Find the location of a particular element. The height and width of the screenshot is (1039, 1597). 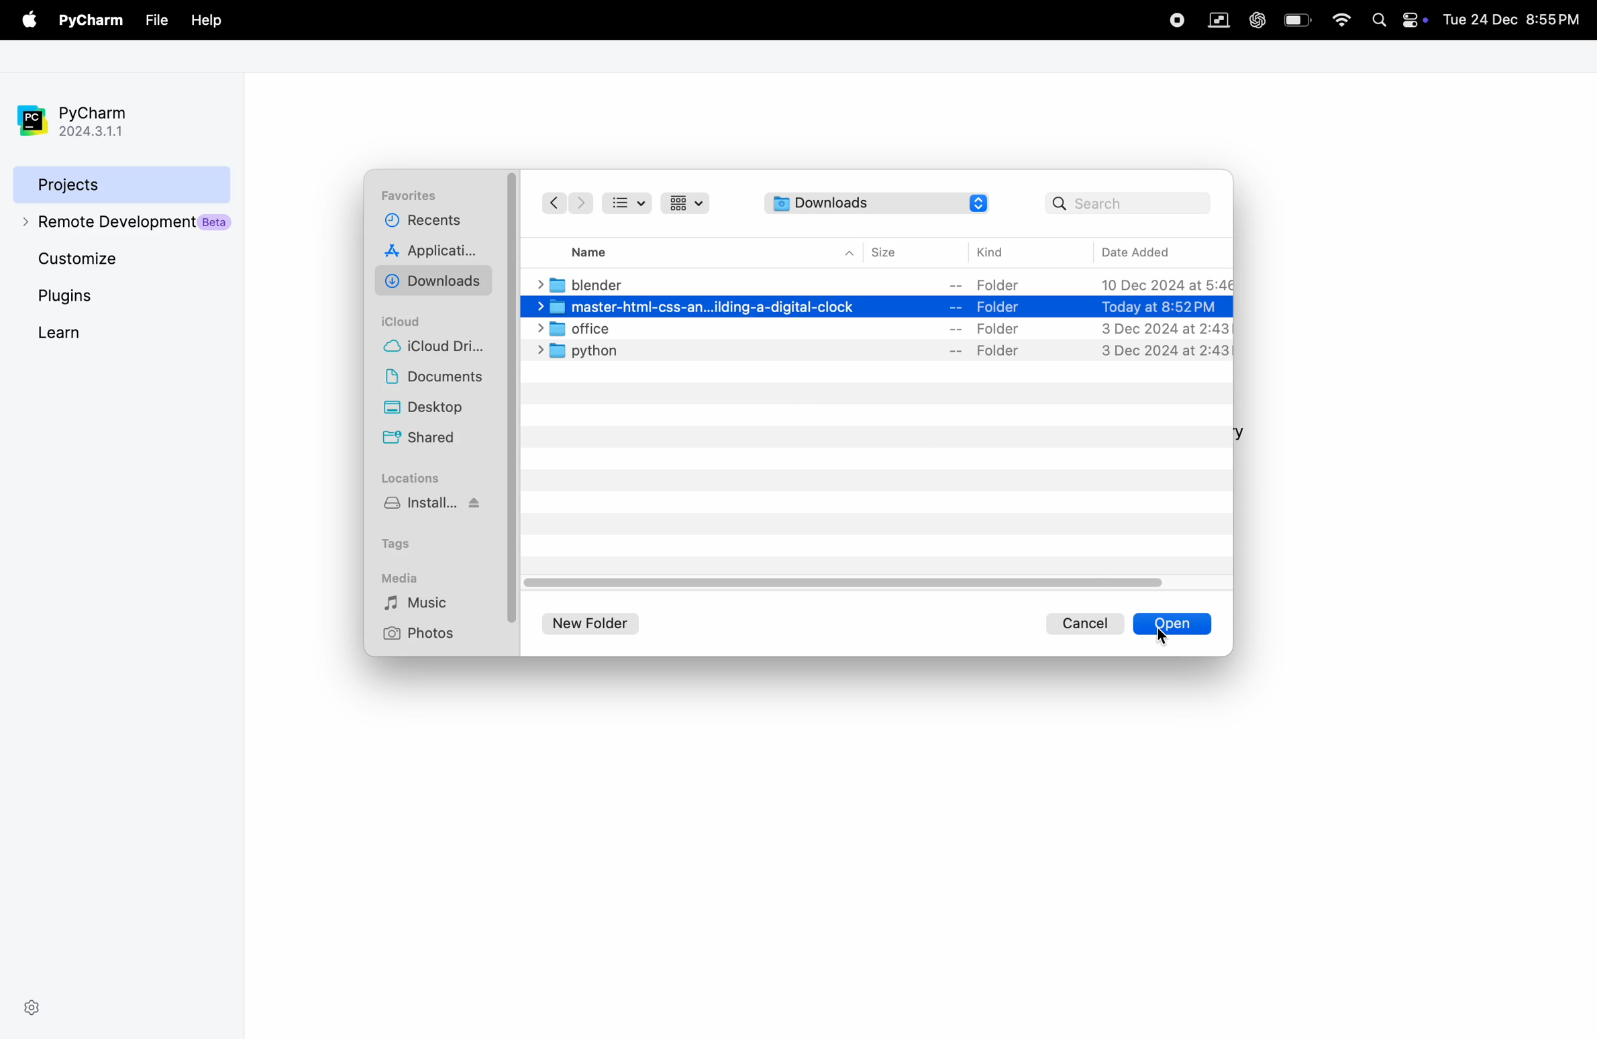

scroll bar is located at coordinates (849, 582).